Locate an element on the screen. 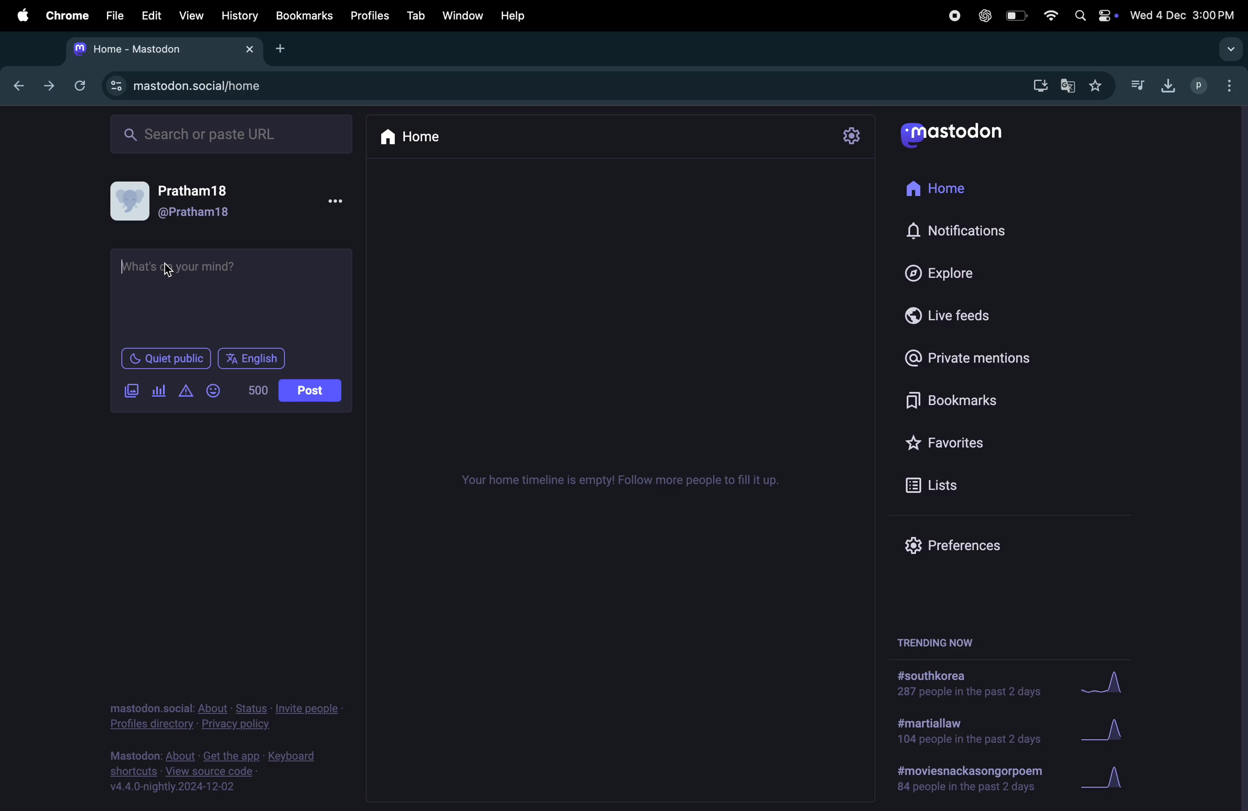 This screenshot has height=811, width=1248. apple menu is located at coordinates (19, 16).